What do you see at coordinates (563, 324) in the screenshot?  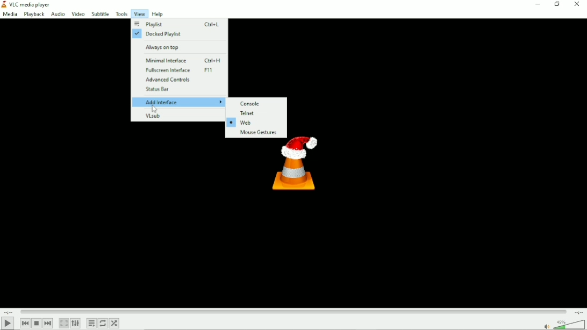 I see `Volume` at bounding box center [563, 324].